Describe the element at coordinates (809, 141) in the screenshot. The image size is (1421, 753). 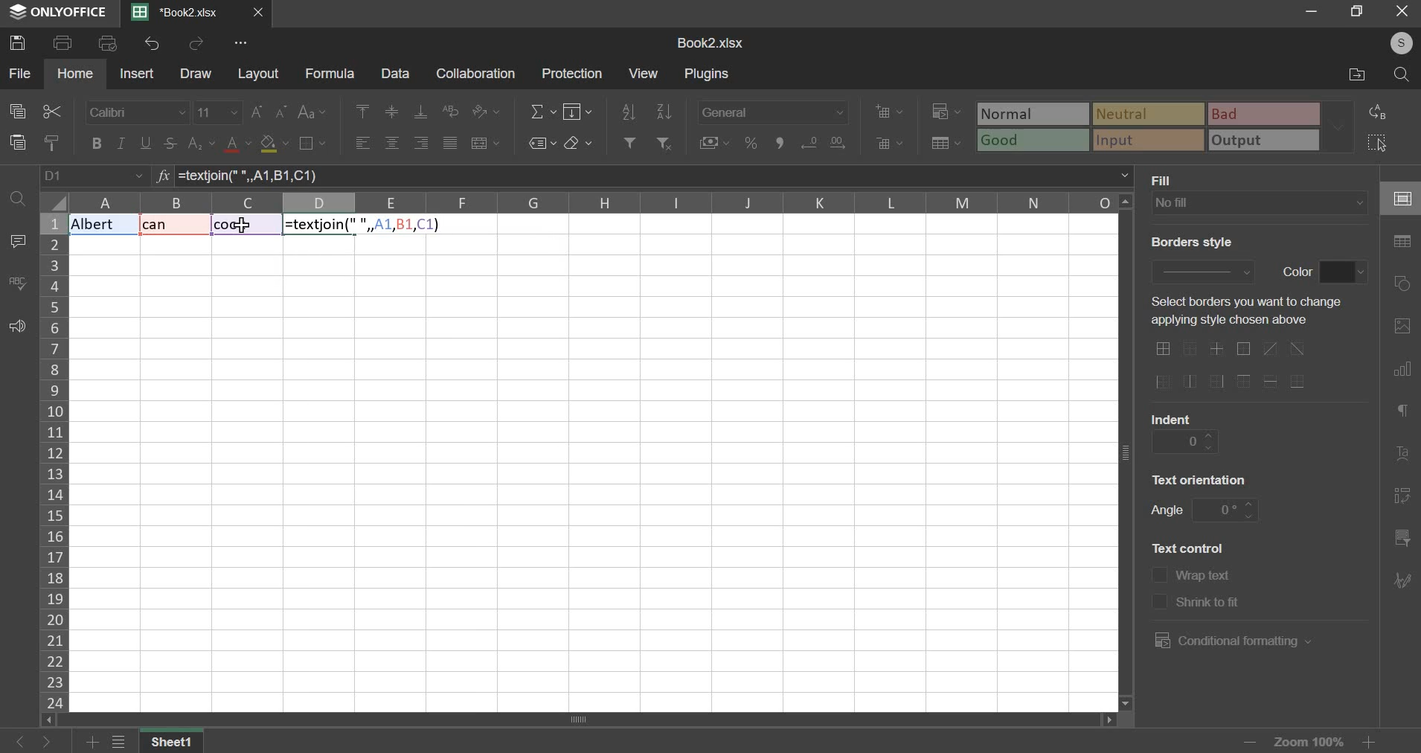
I see `increase decimals` at that location.